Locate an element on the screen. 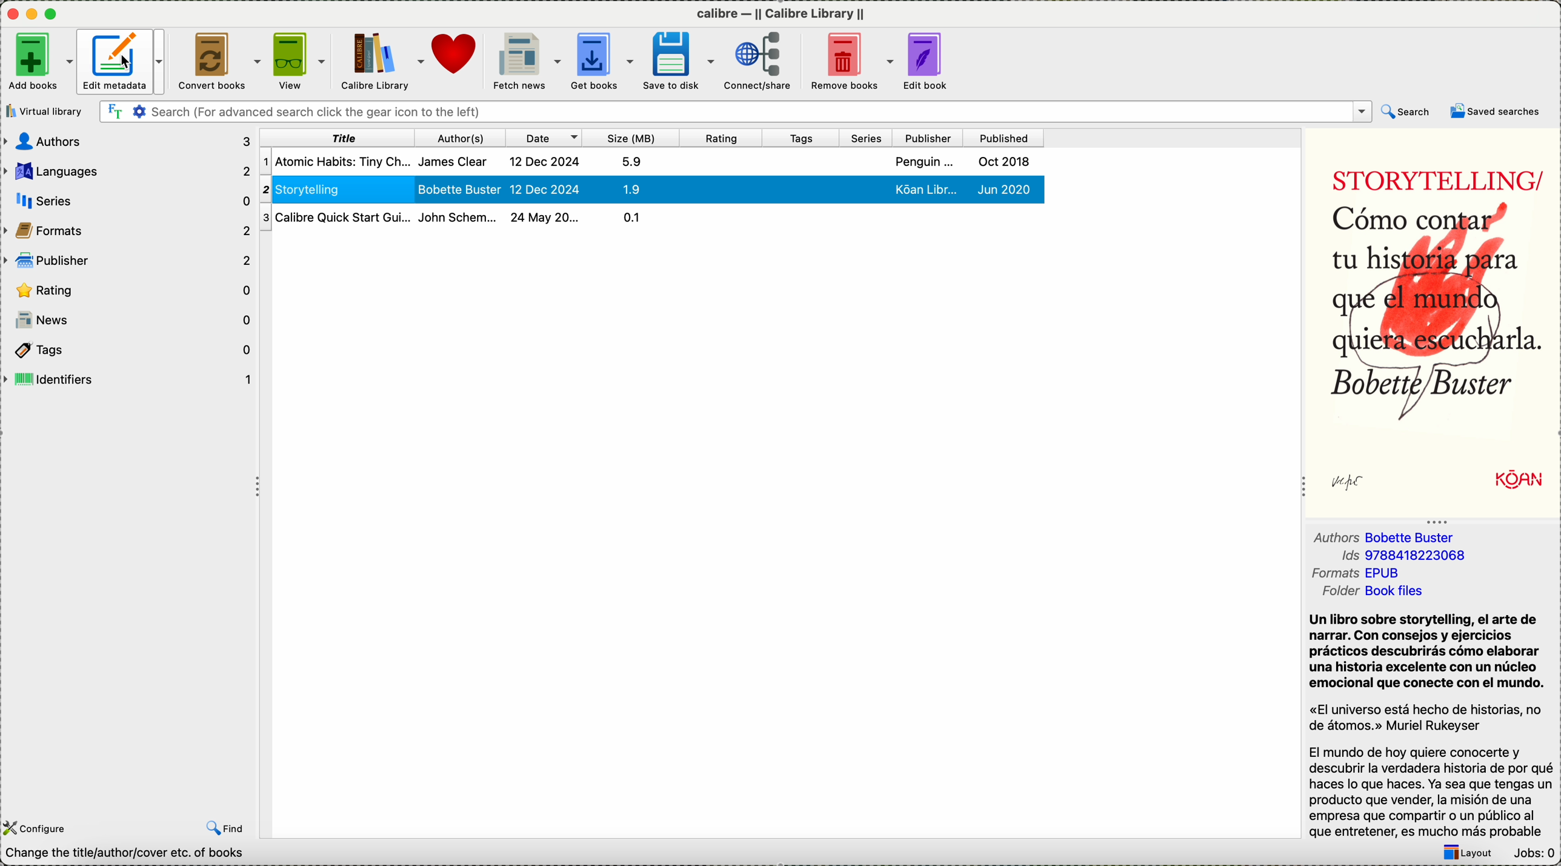 The width and height of the screenshot is (1561, 866). authors is located at coordinates (1380, 536).